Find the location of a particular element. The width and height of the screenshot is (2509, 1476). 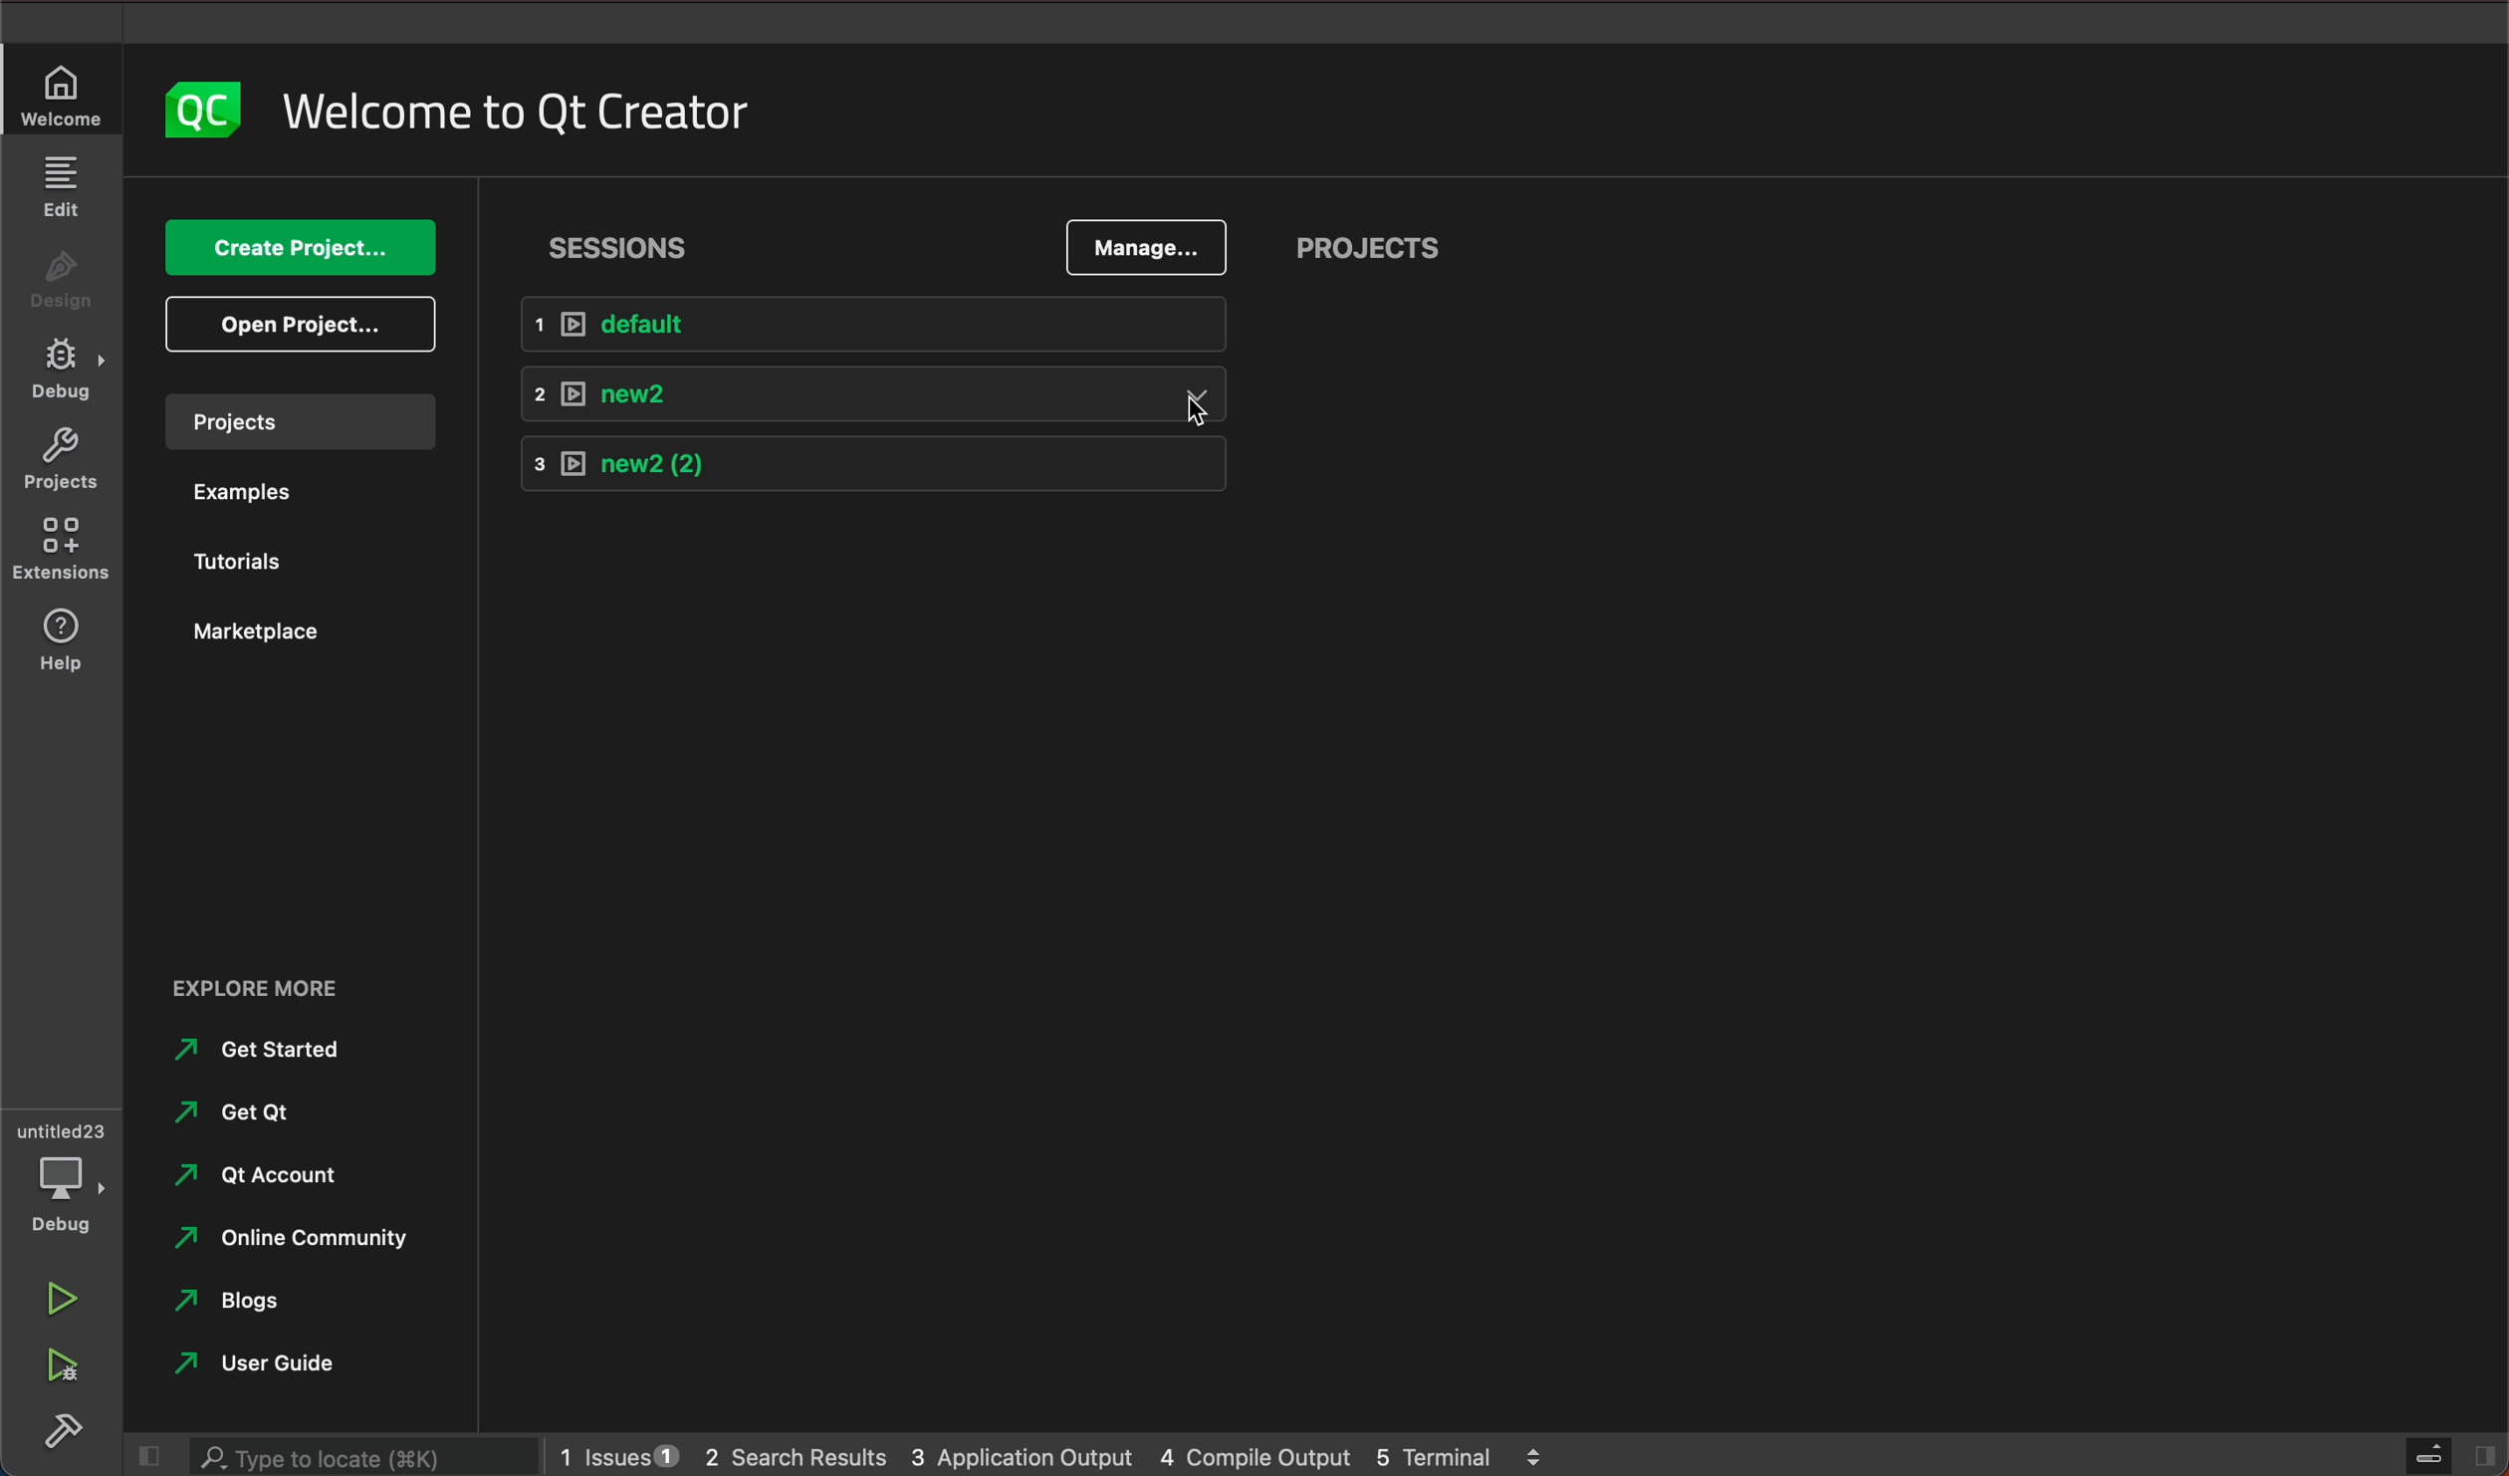

online community is located at coordinates (302, 1236).